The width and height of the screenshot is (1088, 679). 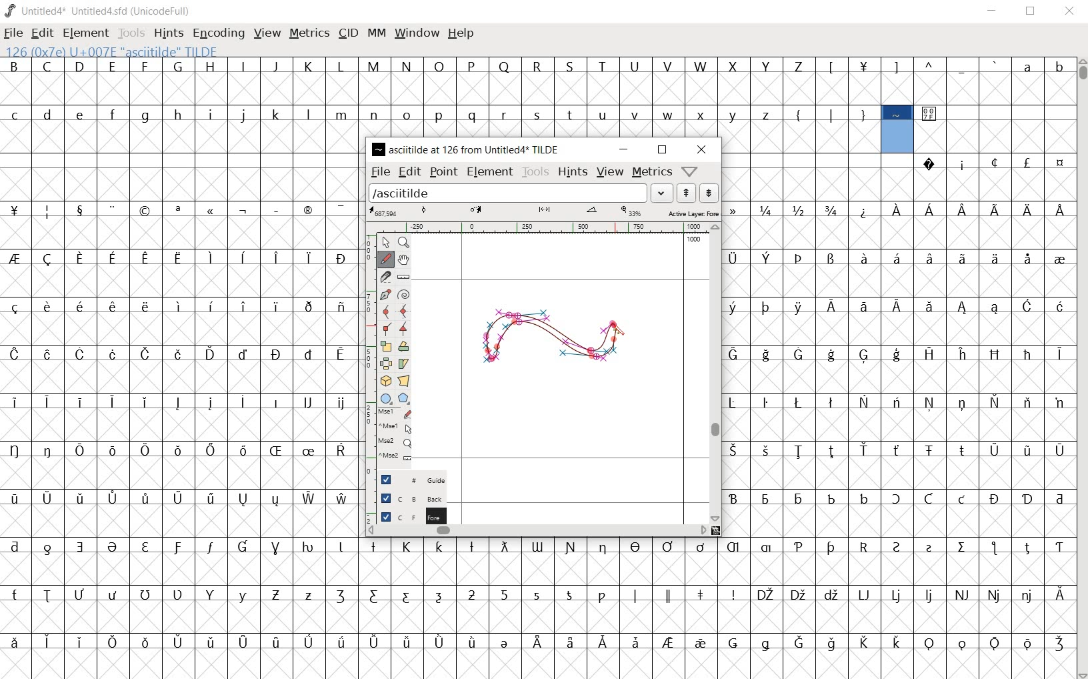 What do you see at coordinates (419, 33) in the screenshot?
I see `WINDOW` at bounding box center [419, 33].